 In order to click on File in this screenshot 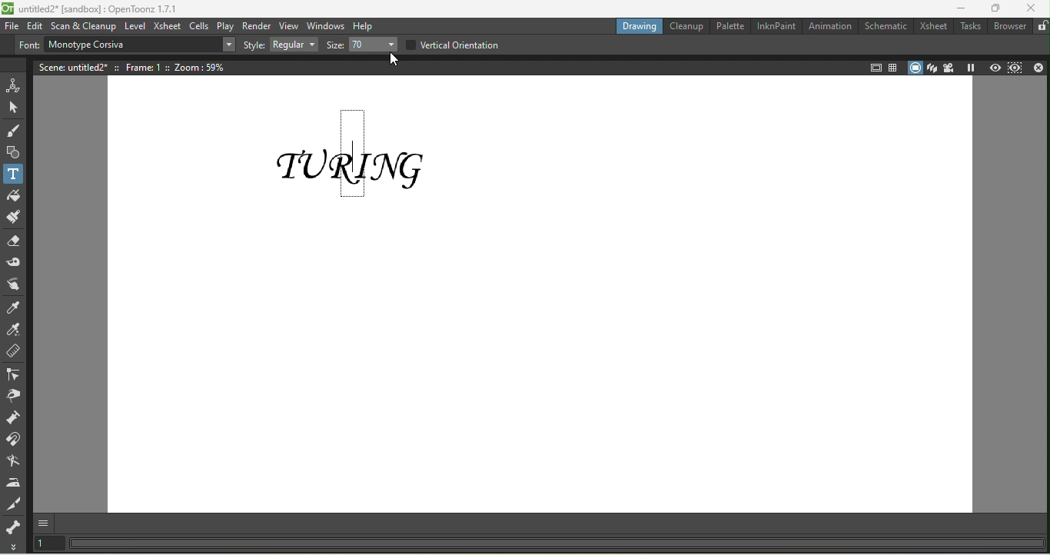, I will do `click(12, 27)`.